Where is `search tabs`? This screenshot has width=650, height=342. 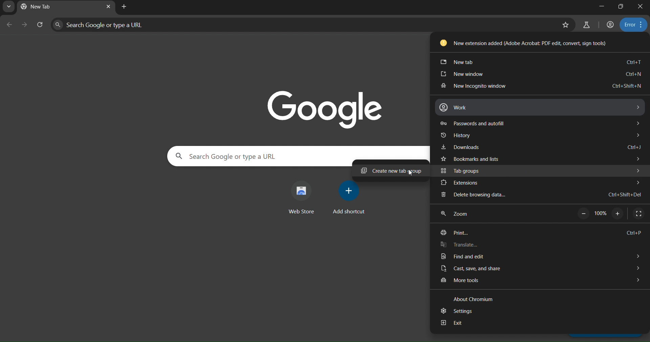 search tabs is located at coordinates (10, 7).